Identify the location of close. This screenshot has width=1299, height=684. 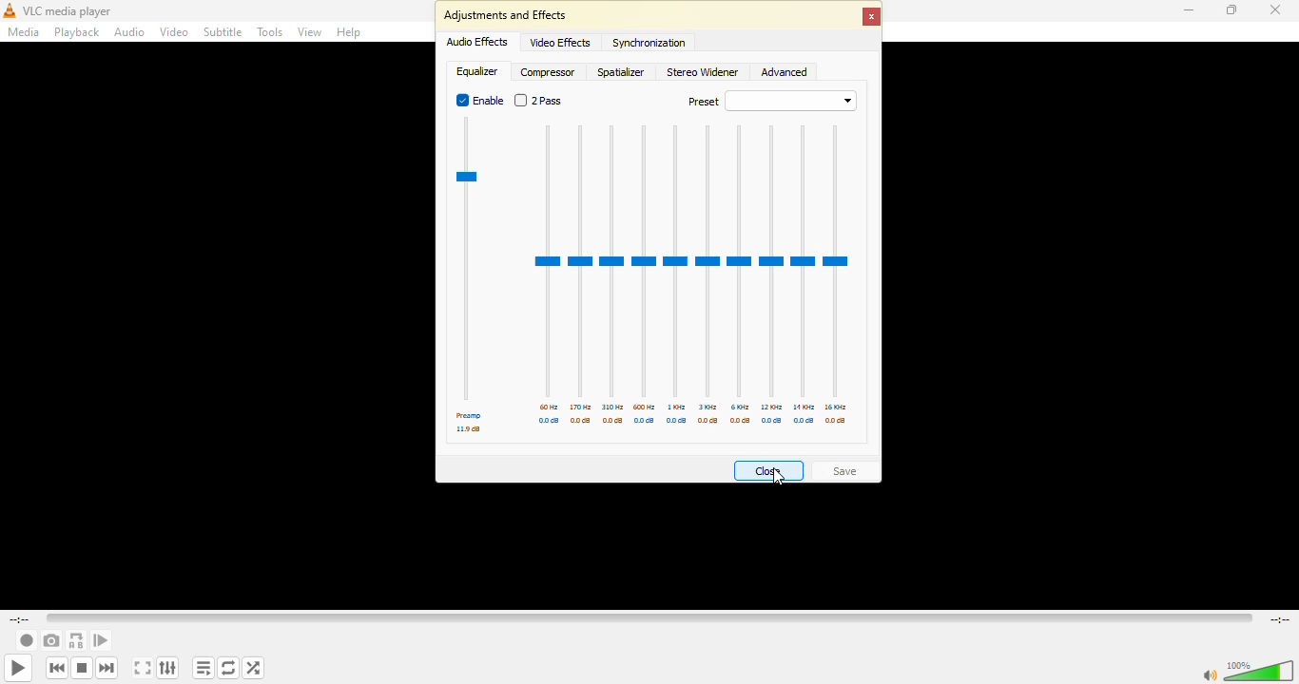
(873, 16).